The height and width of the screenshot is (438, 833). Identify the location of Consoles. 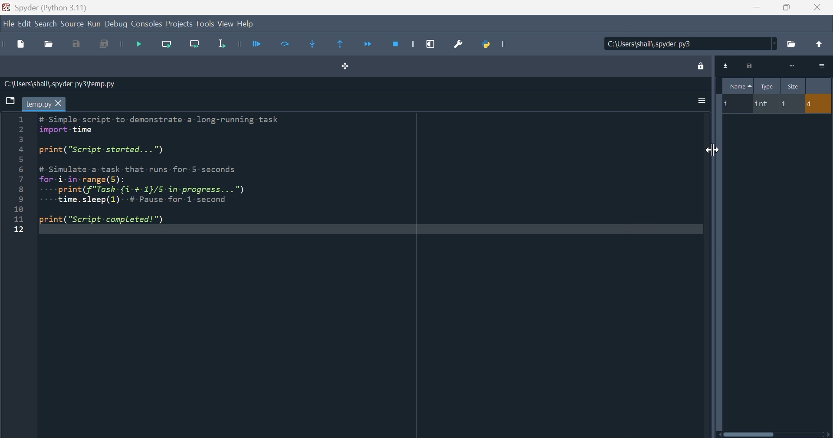
(147, 24).